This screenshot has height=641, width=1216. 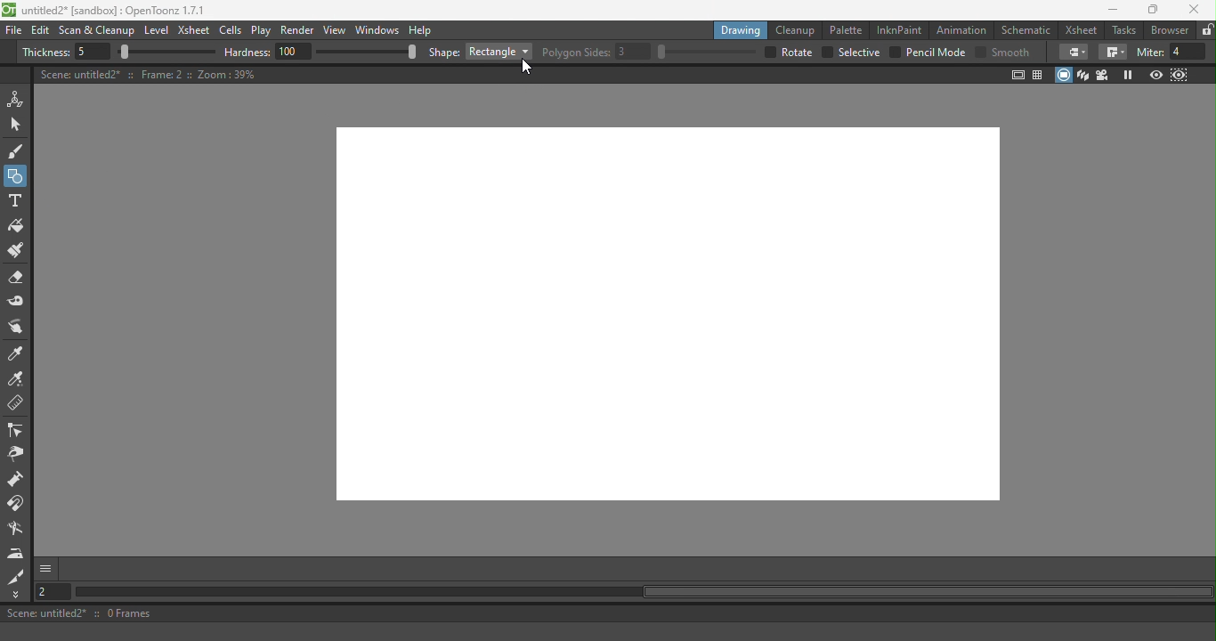 What do you see at coordinates (898, 28) in the screenshot?
I see `InknPaint` at bounding box center [898, 28].